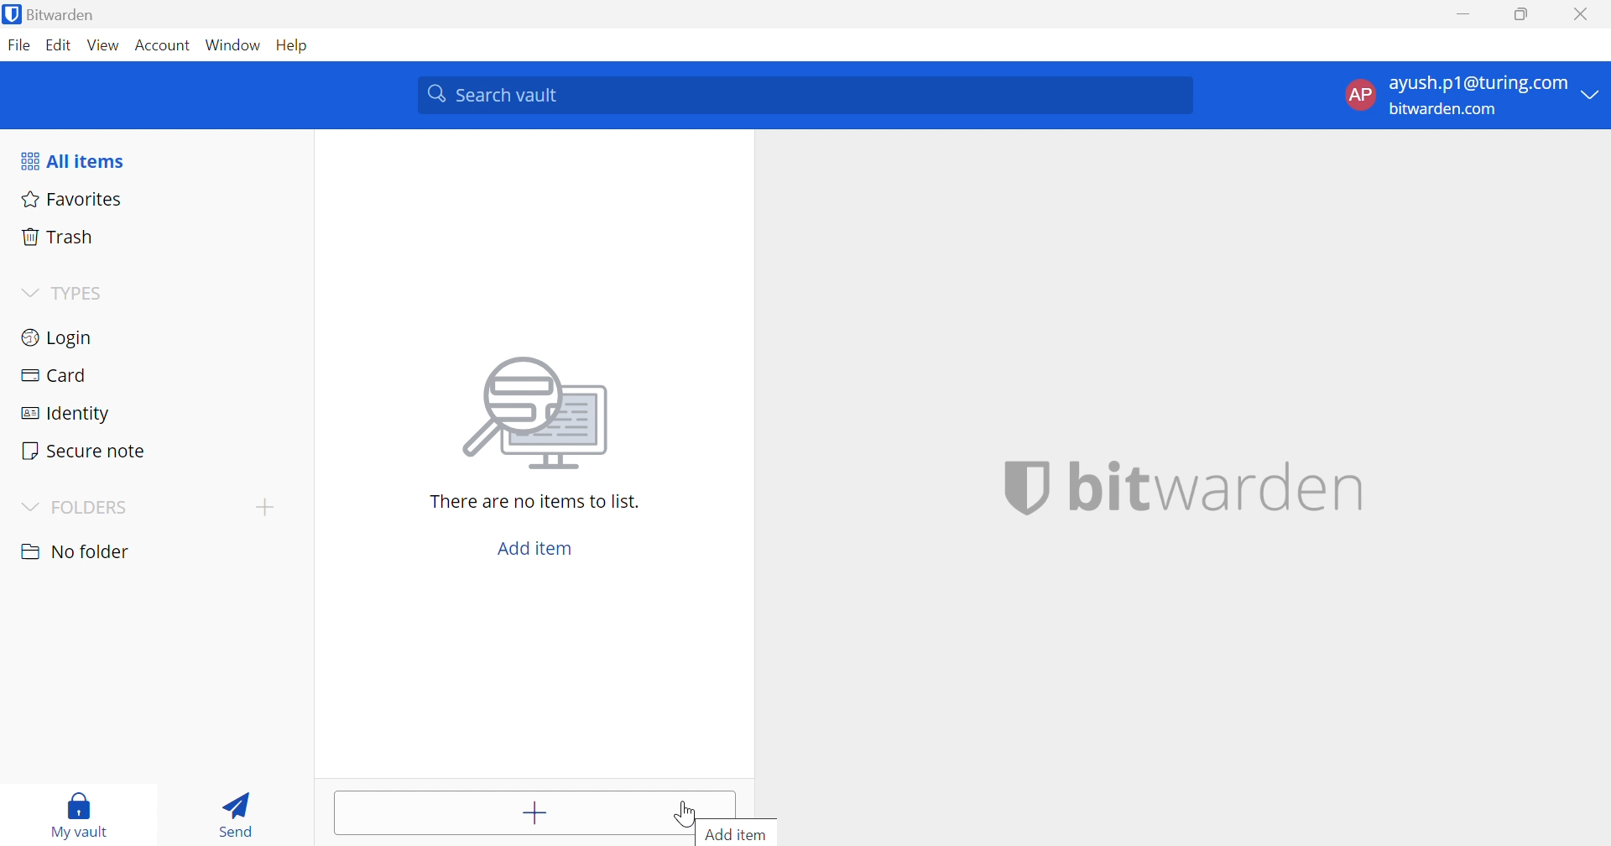 The width and height of the screenshot is (1611, 846). I want to click on bitwarden logo, so click(12, 14).